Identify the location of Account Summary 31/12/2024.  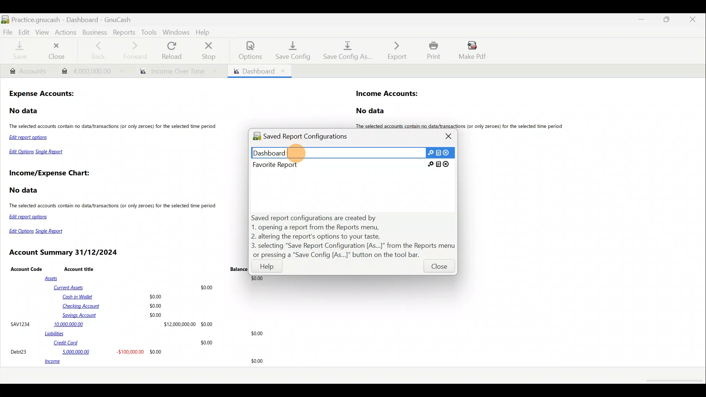
(65, 253).